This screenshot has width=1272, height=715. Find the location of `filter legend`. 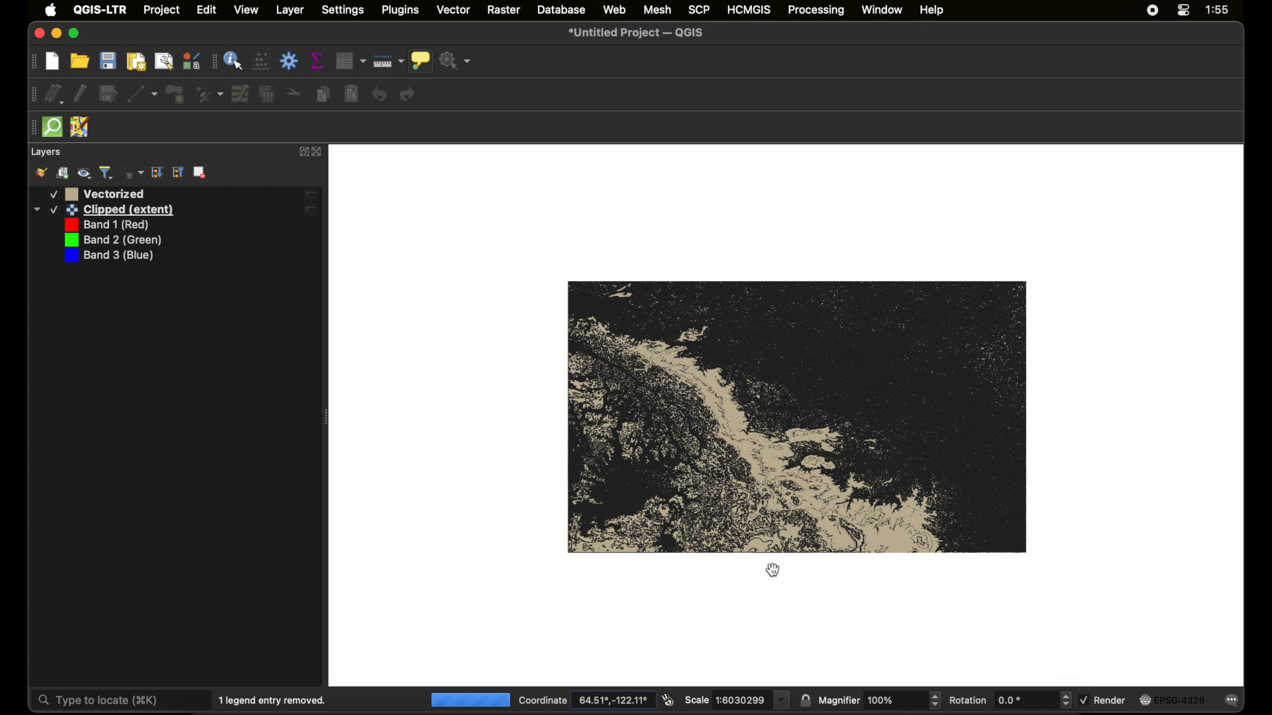

filter legend is located at coordinates (107, 173).